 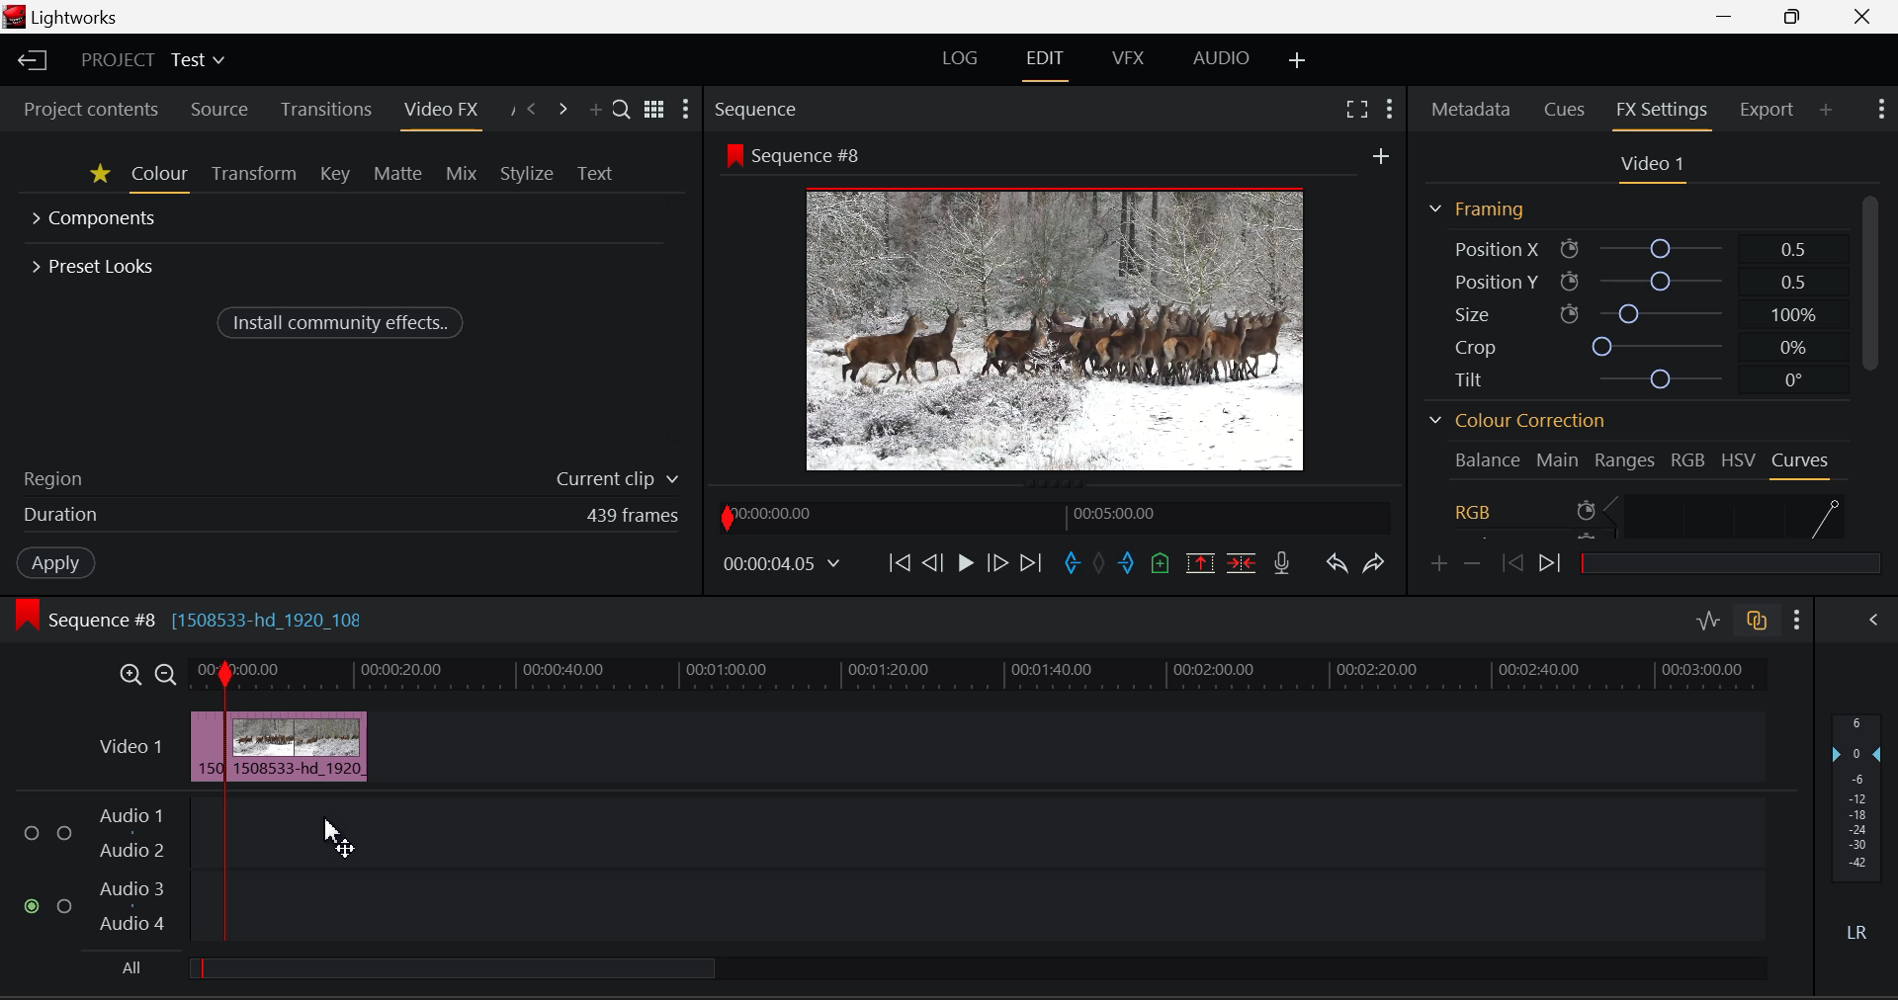 What do you see at coordinates (309, 802) in the screenshot?
I see `Second Clip Cut Point` at bounding box center [309, 802].